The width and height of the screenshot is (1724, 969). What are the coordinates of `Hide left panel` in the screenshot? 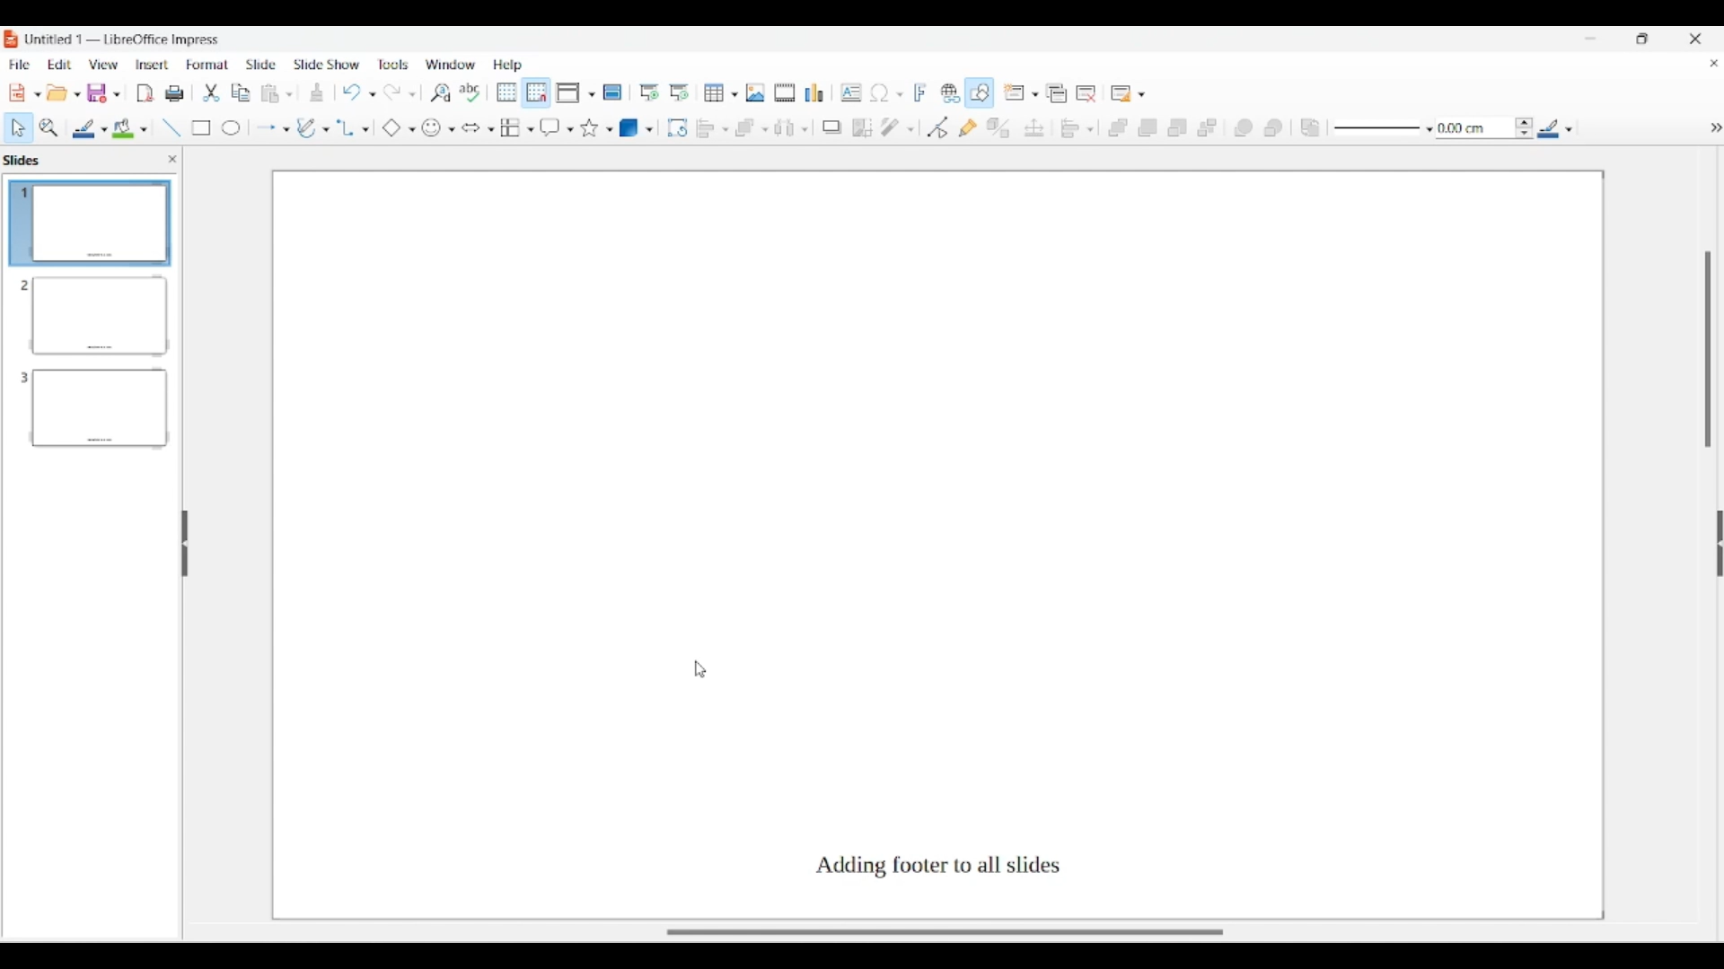 It's located at (185, 544).